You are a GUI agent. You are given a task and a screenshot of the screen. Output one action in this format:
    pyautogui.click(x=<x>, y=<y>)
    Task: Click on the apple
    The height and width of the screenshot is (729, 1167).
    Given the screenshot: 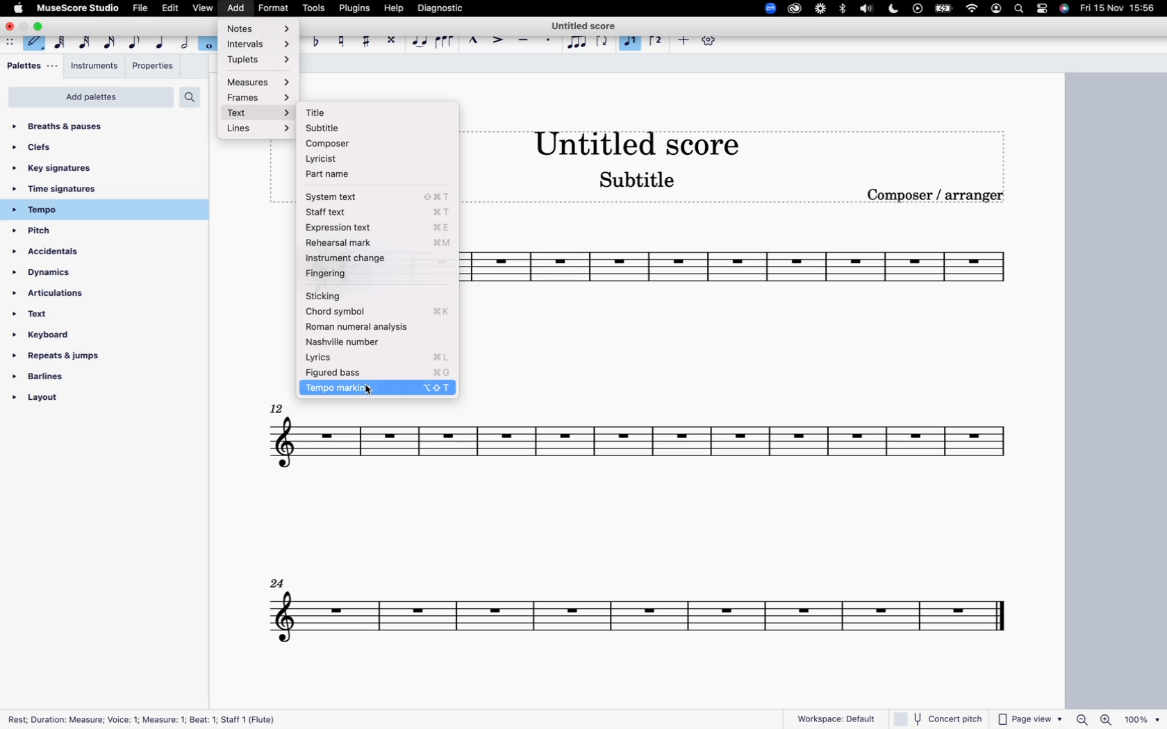 What is the action you would take?
    pyautogui.click(x=19, y=8)
    